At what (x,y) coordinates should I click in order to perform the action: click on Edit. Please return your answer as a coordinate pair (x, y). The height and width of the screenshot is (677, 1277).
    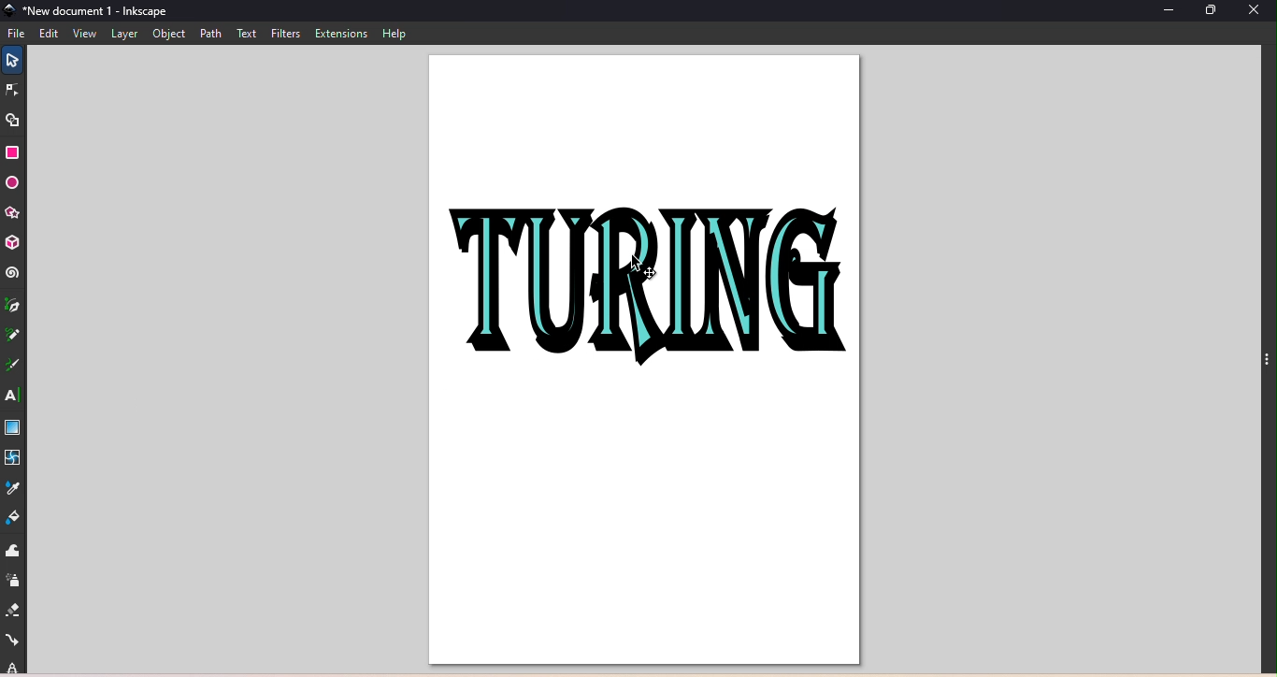
    Looking at the image, I should click on (49, 34).